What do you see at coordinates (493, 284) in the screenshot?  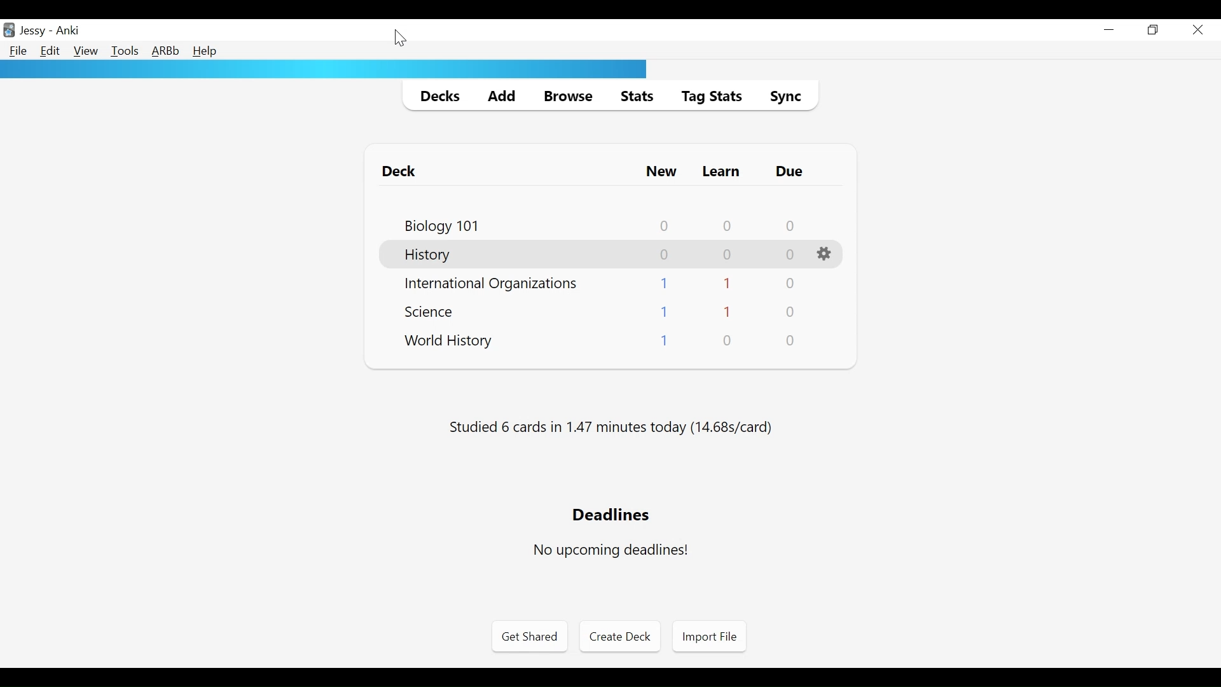 I see `Deck Name` at bounding box center [493, 284].